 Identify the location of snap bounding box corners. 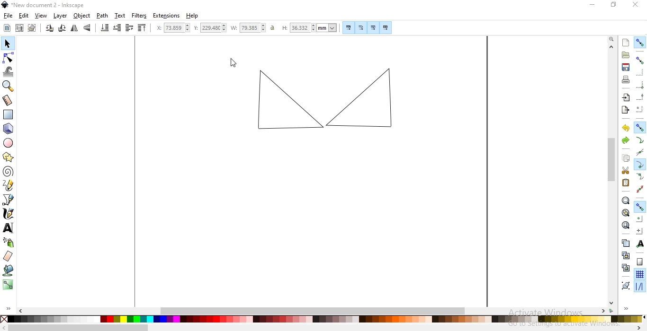
(640, 84).